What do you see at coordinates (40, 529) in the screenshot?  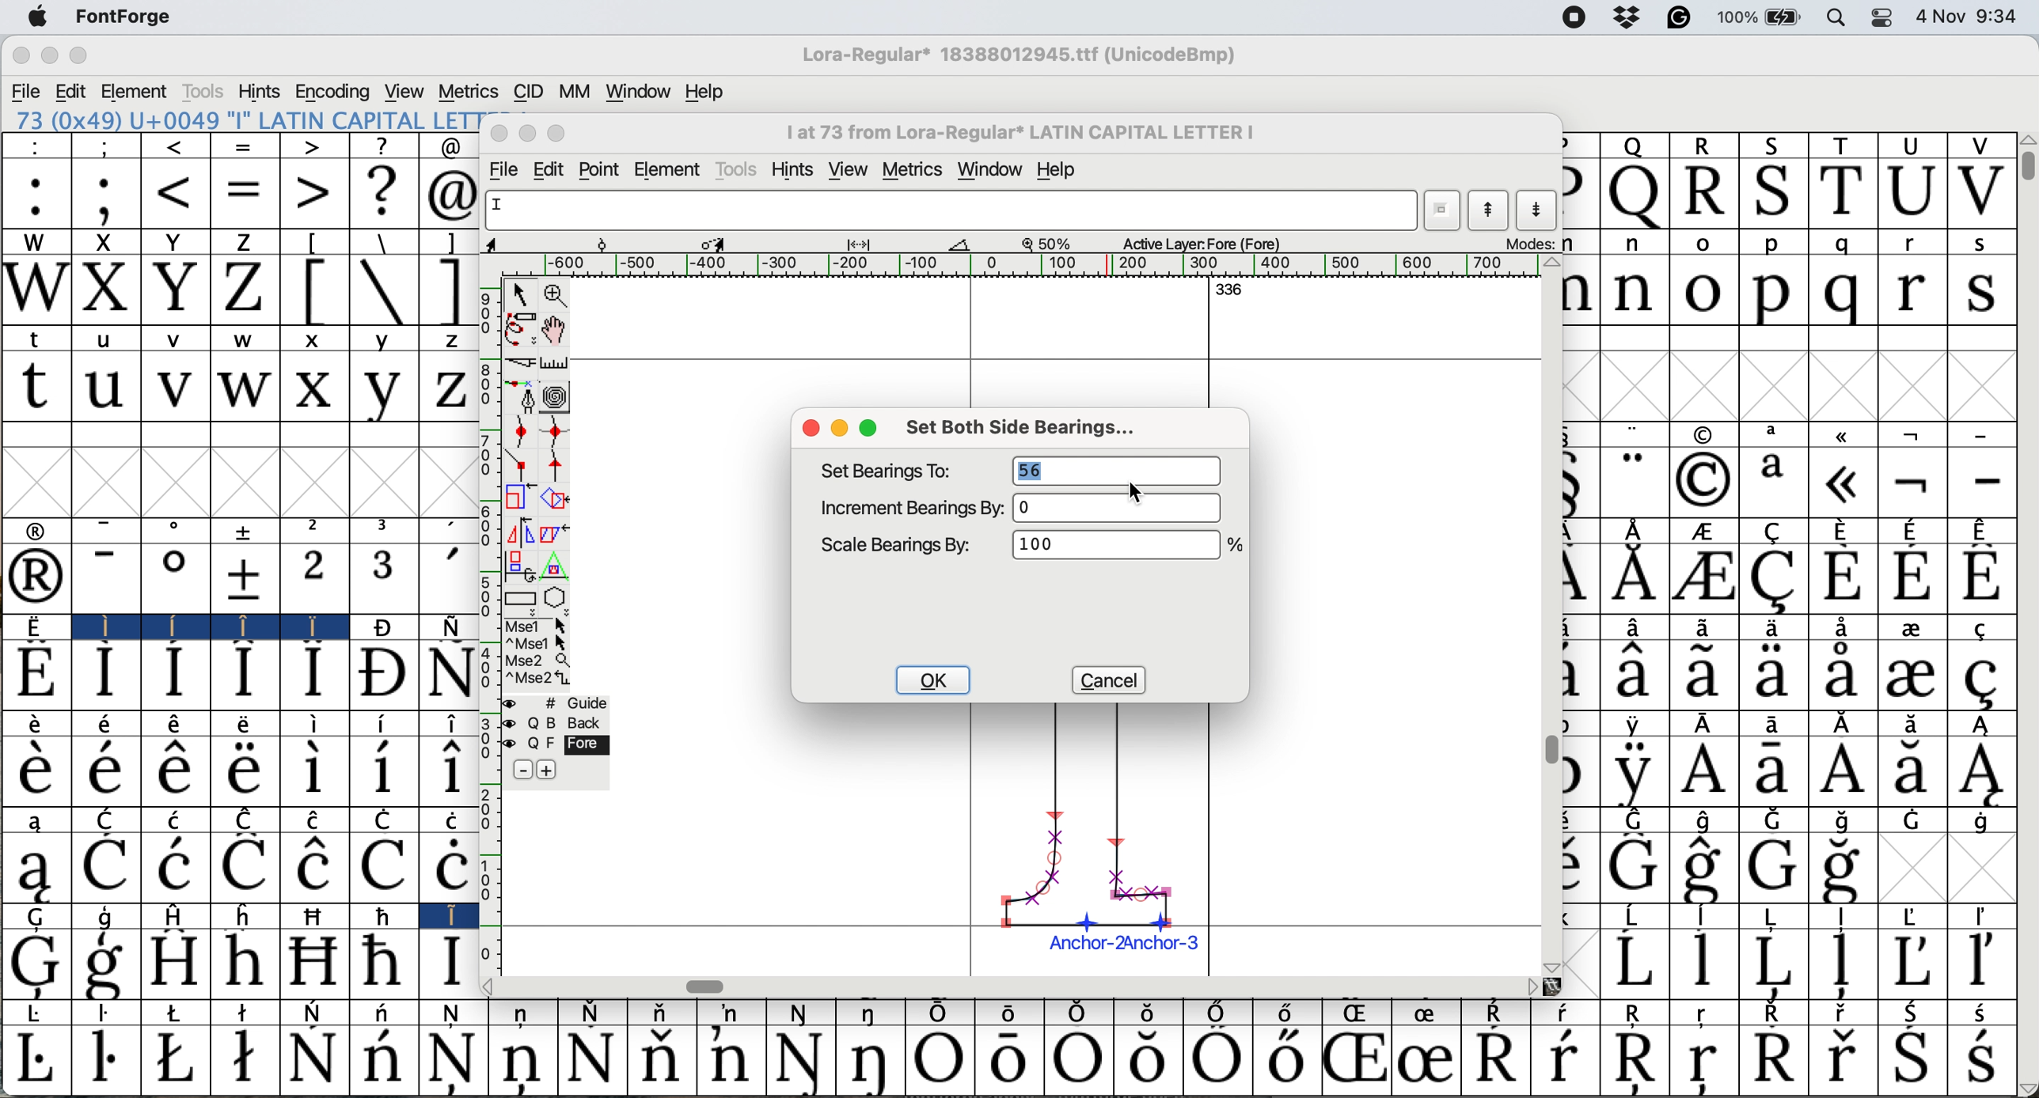 I see `symbol` at bounding box center [40, 529].